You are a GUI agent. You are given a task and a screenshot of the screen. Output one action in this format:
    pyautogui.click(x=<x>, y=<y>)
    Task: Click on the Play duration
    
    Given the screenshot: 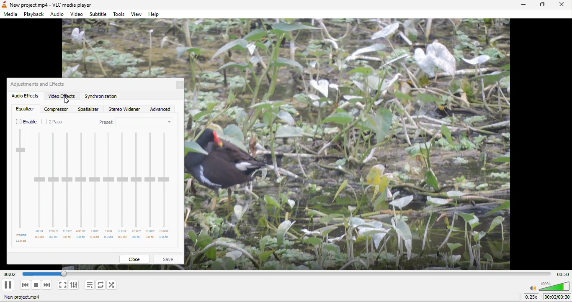 What is the action you would take?
    pyautogui.click(x=562, y=274)
    